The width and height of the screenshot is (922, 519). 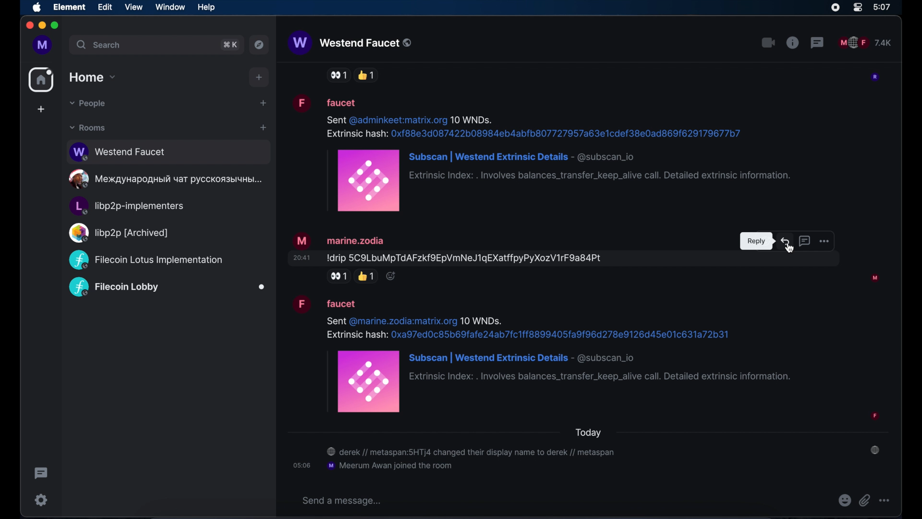 What do you see at coordinates (818, 43) in the screenshot?
I see `threads` at bounding box center [818, 43].